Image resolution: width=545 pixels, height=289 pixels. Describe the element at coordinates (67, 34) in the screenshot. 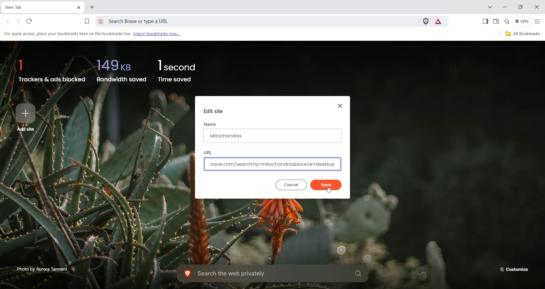

I see `For quick access, place your bookmarks here on the bookmarks bar.` at that location.